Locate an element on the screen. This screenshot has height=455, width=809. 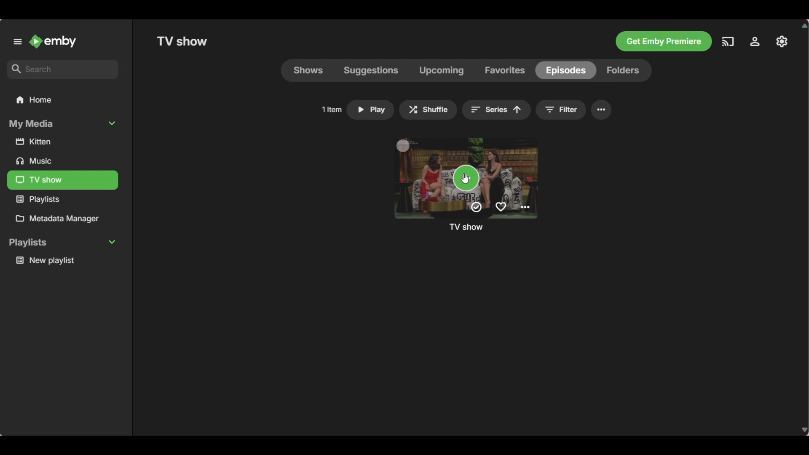
Home folder, current selection is located at coordinates (35, 101).